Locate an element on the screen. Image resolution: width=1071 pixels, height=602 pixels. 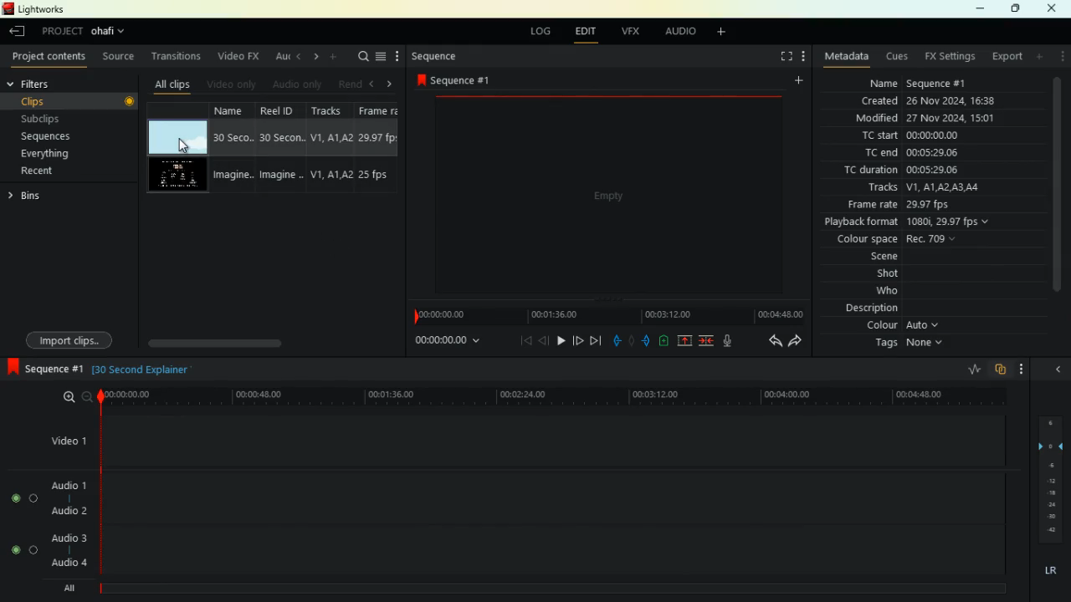
beggining is located at coordinates (522, 340).